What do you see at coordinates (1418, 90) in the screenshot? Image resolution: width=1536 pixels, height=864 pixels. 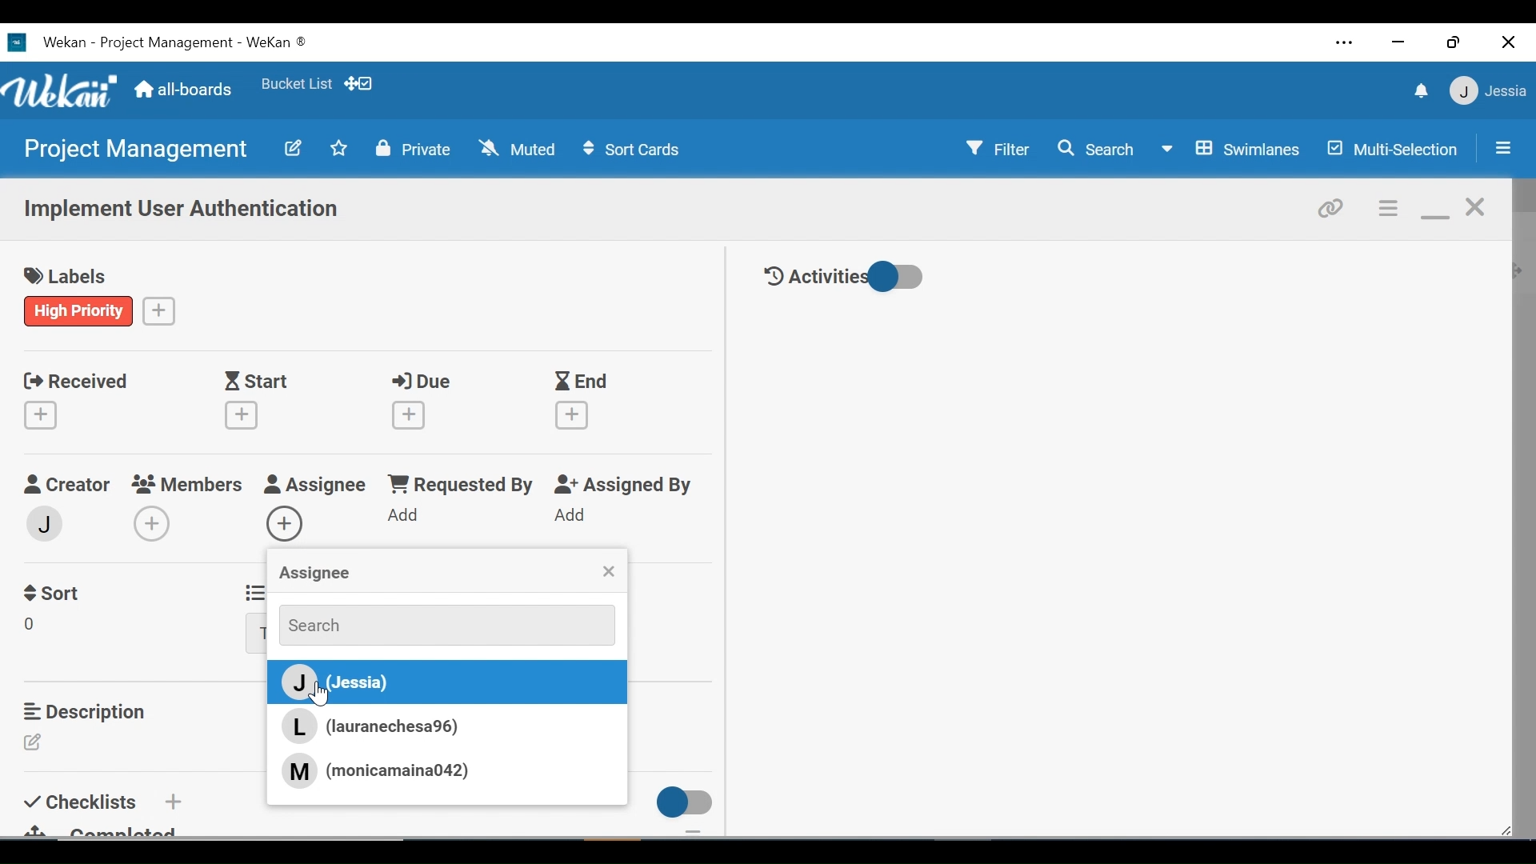 I see `notifications` at bounding box center [1418, 90].